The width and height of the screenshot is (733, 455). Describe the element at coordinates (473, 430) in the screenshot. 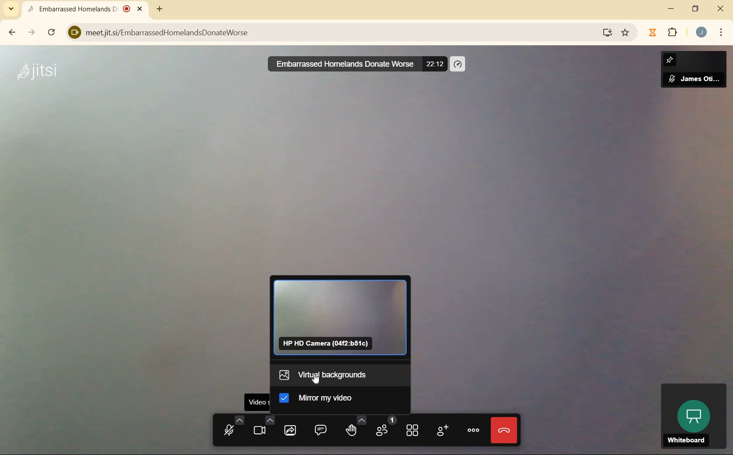

I see `more actions` at that location.